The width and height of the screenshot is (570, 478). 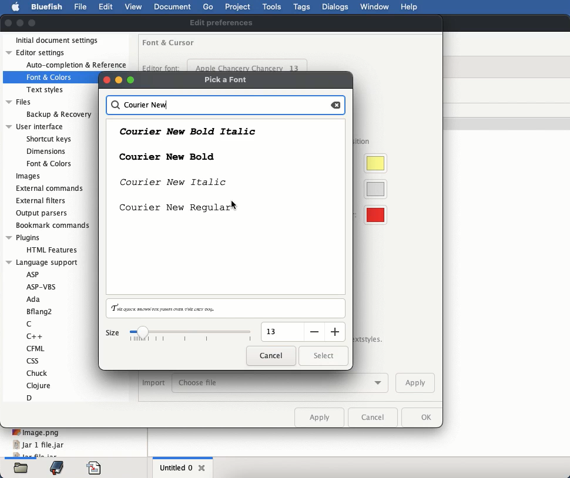 What do you see at coordinates (371, 417) in the screenshot?
I see `cancel` at bounding box center [371, 417].